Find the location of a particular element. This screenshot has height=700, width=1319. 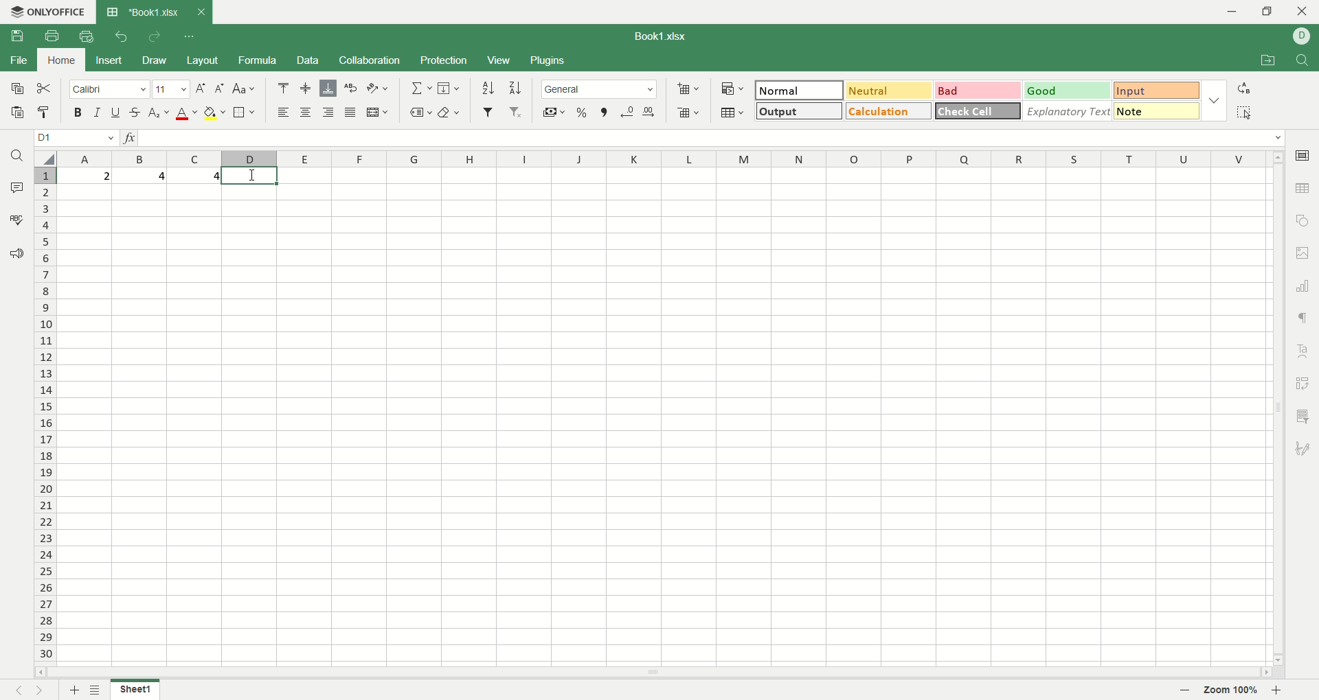

collaboration is located at coordinates (372, 60).